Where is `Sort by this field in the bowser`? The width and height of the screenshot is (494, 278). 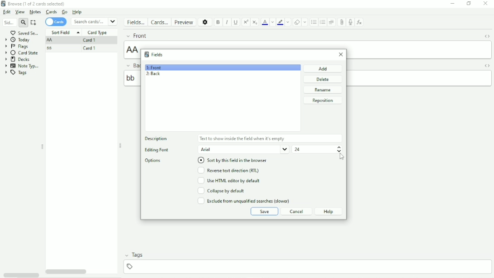
Sort by this field in the bowser is located at coordinates (236, 160).